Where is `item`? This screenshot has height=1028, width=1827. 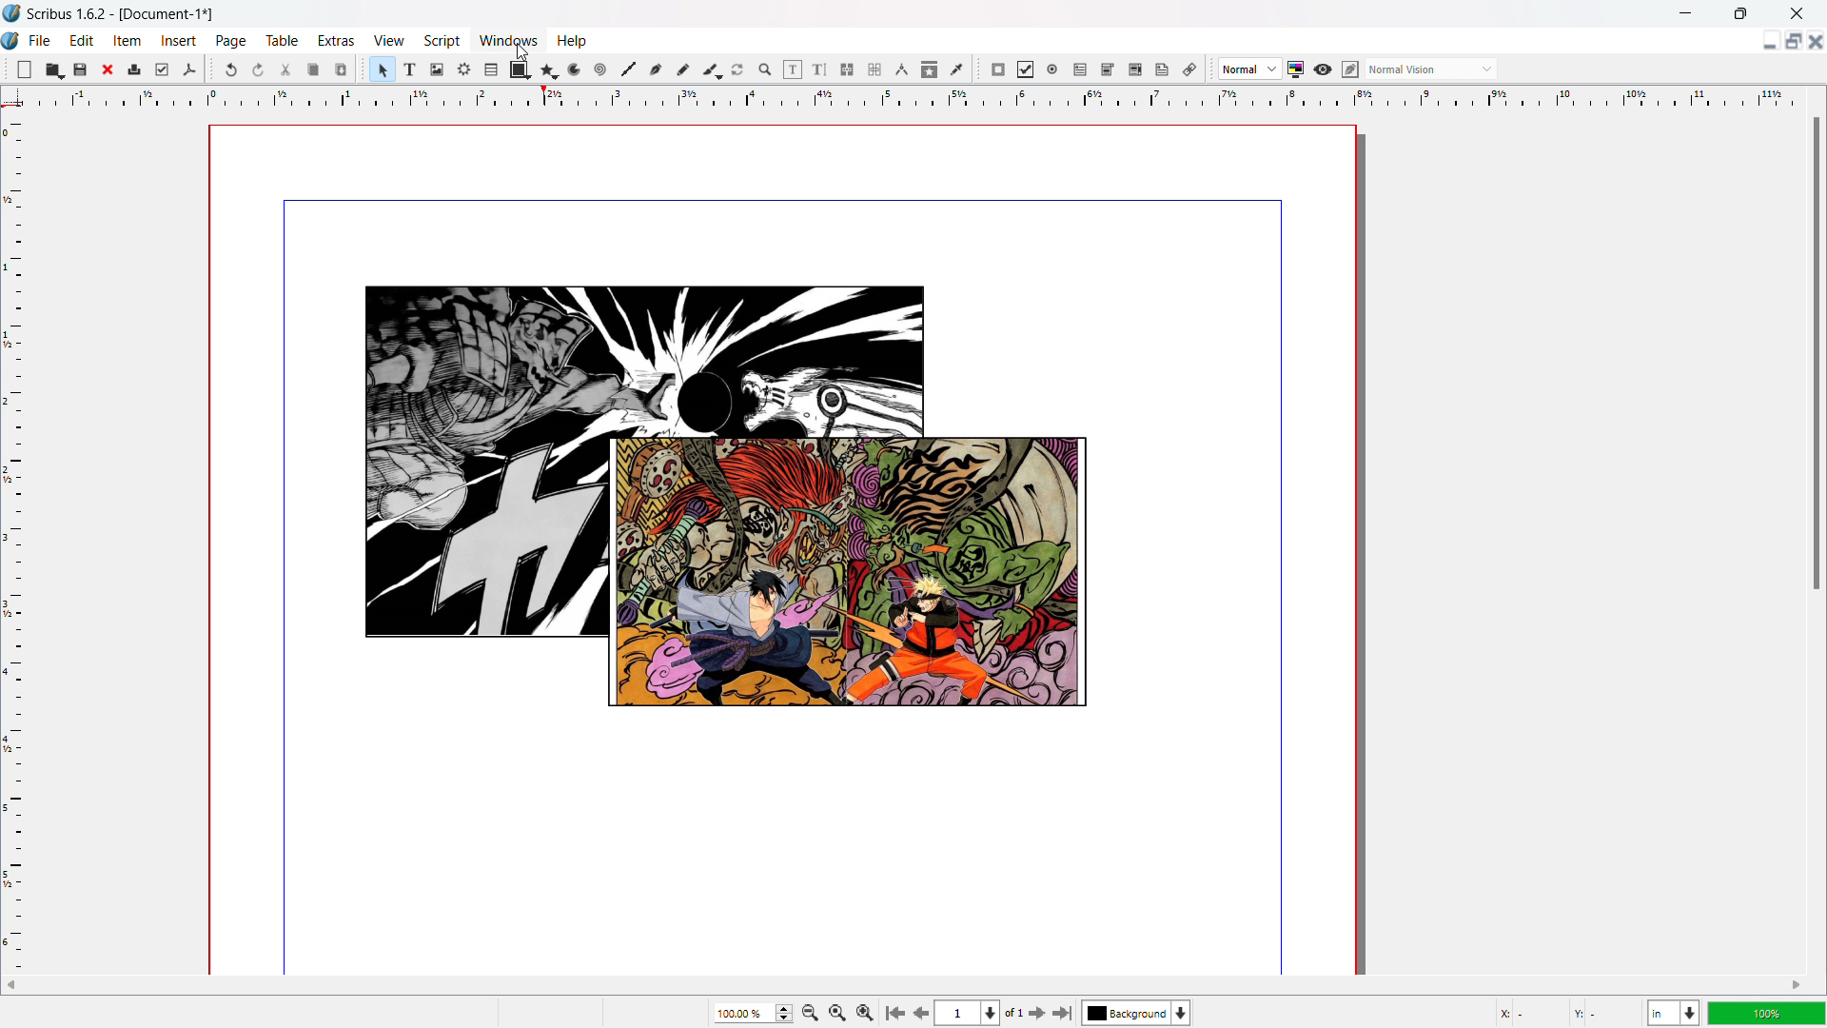 item is located at coordinates (128, 41).